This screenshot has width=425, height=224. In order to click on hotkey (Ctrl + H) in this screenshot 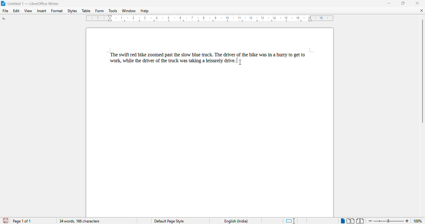, I will do `click(237, 60)`.